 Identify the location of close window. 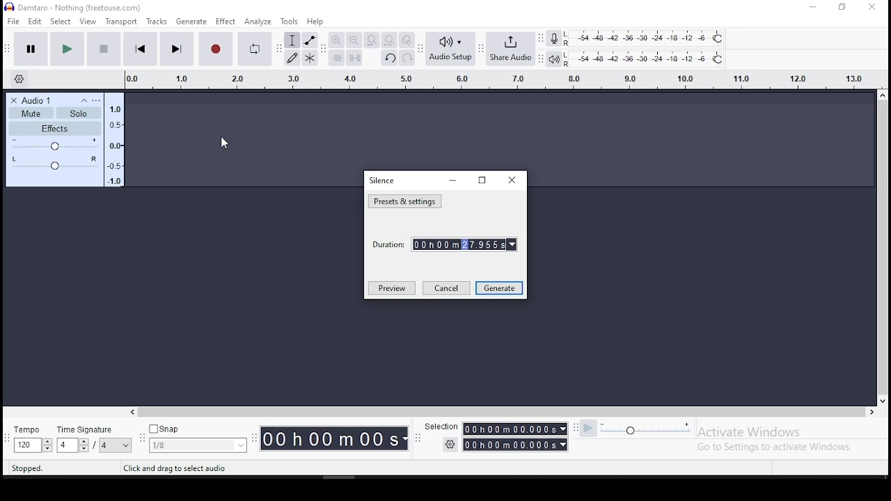
(514, 180).